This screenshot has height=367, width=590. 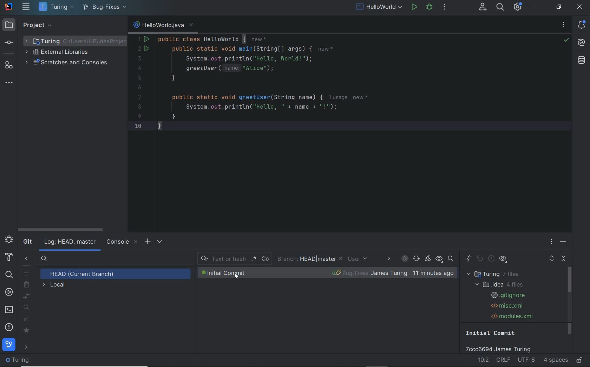 What do you see at coordinates (139, 68) in the screenshot?
I see `4` at bounding box center [139, 68].